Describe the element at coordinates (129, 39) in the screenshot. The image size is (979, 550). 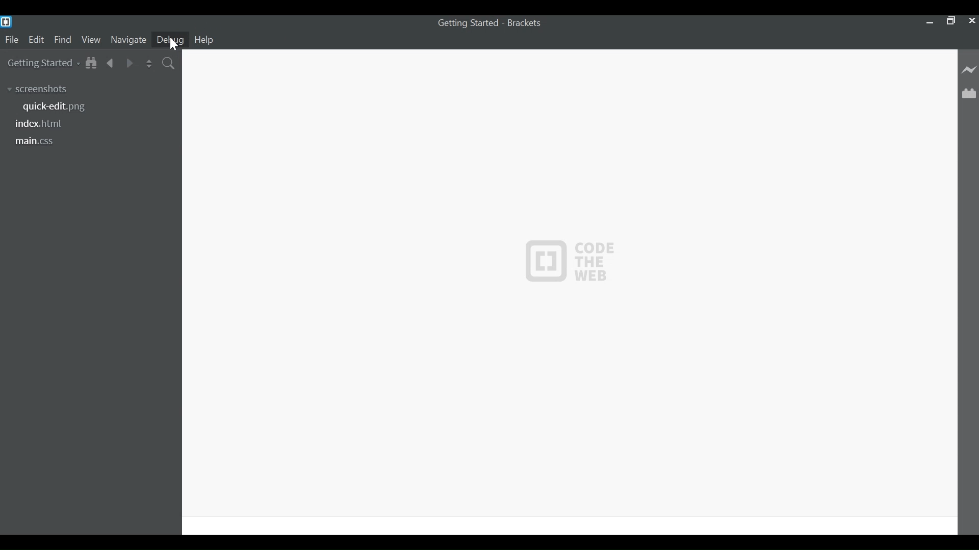
I see `Navigate` at that location.